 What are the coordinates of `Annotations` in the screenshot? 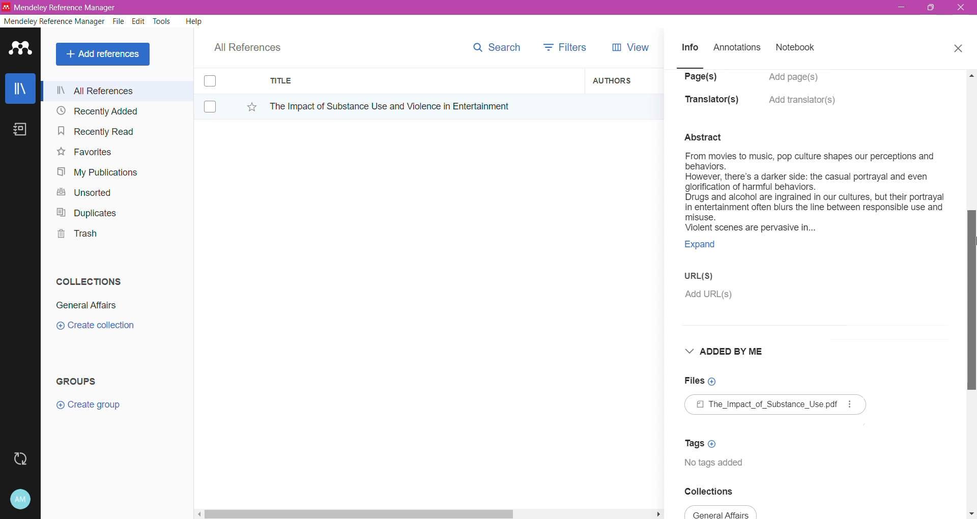 It's located at (736, 48).